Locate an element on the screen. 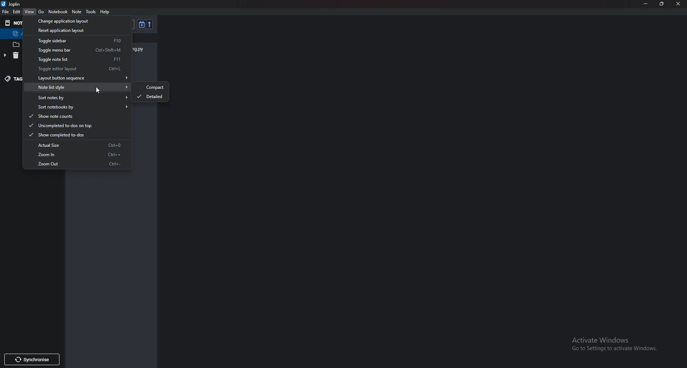 This screenshot has height=368, width=687. Reset application layout is located at coordinates (74, 30).